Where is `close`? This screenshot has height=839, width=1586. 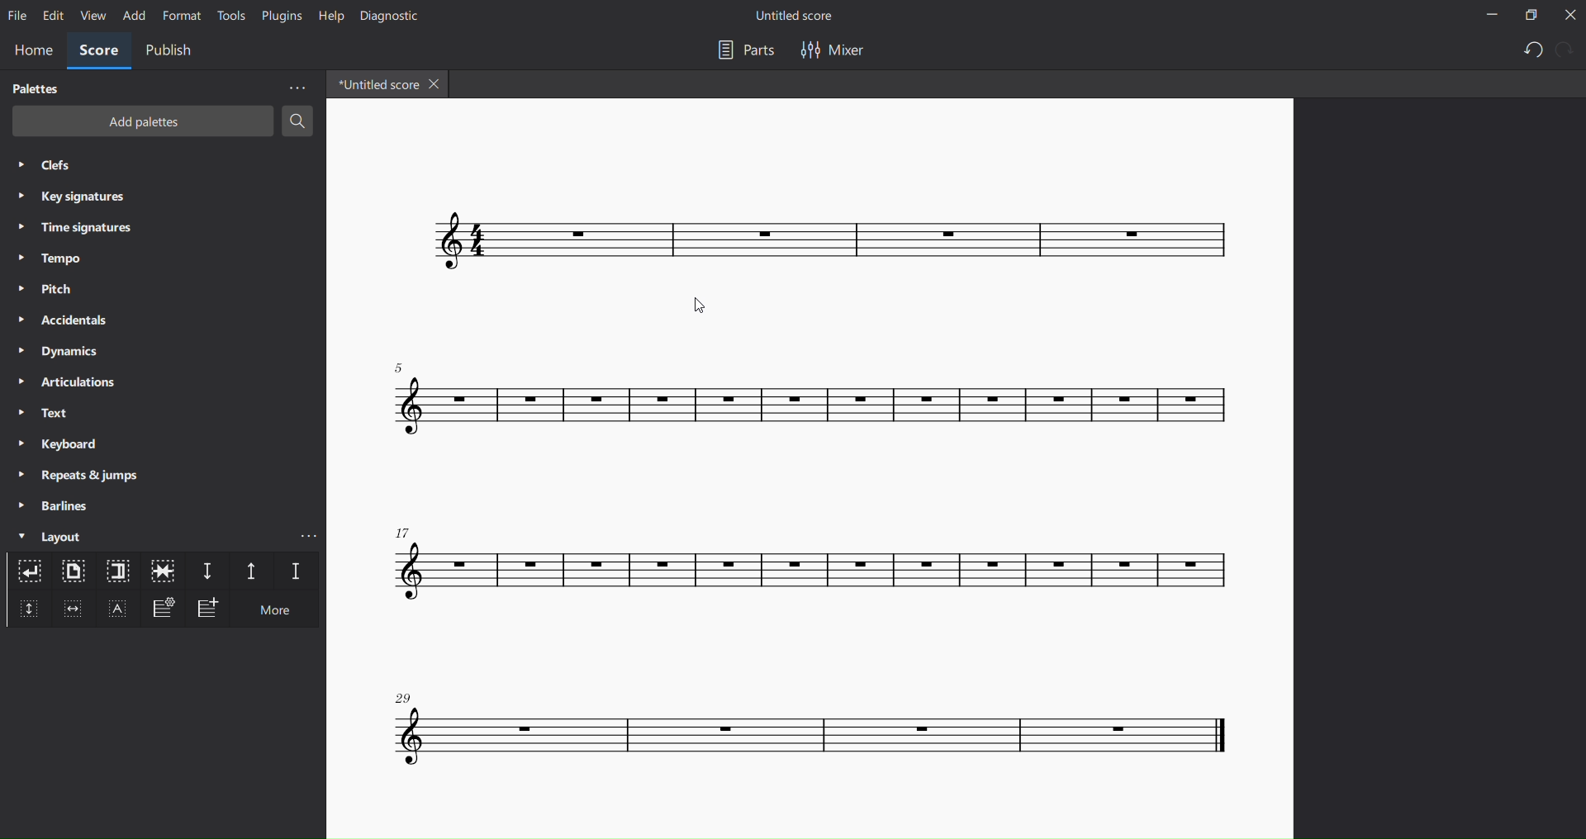 close is located at coordinates (1569, 16).